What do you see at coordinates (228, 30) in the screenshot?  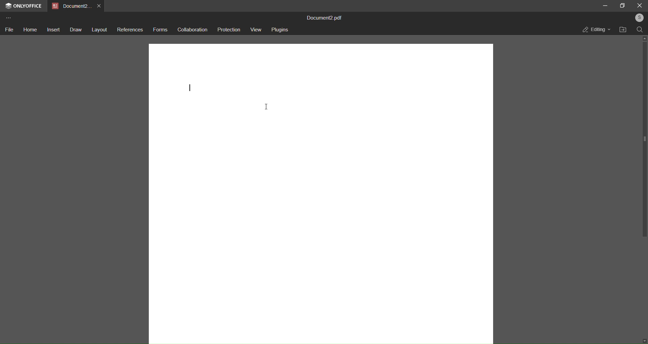 I see `protection` at bounding box center [228, 30].